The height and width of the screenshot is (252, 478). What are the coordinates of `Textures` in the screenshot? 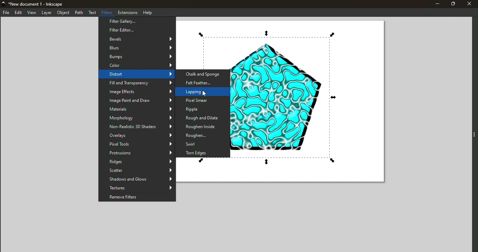 It's located at (137, 188).